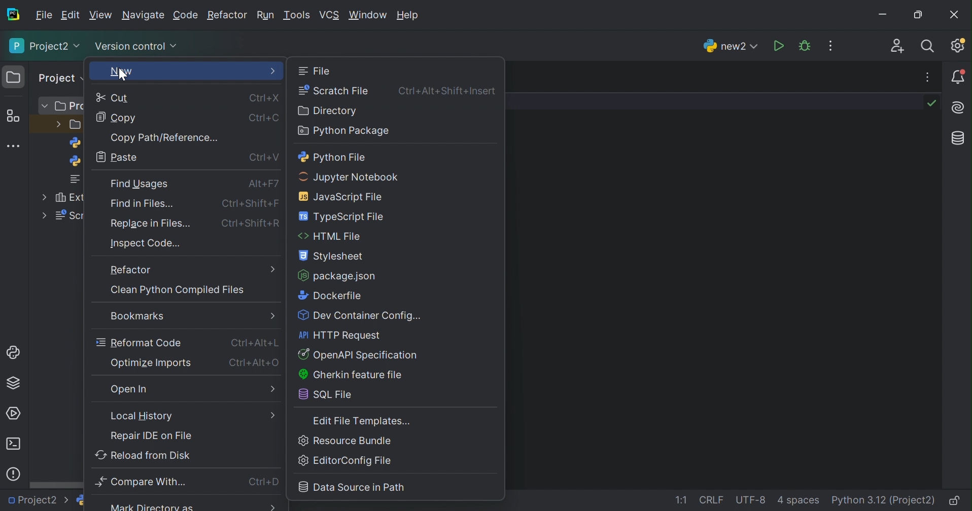  What do you see at coordinates (46, 106) in the screenshot?
I see `More` at bounding box center [46, 106].